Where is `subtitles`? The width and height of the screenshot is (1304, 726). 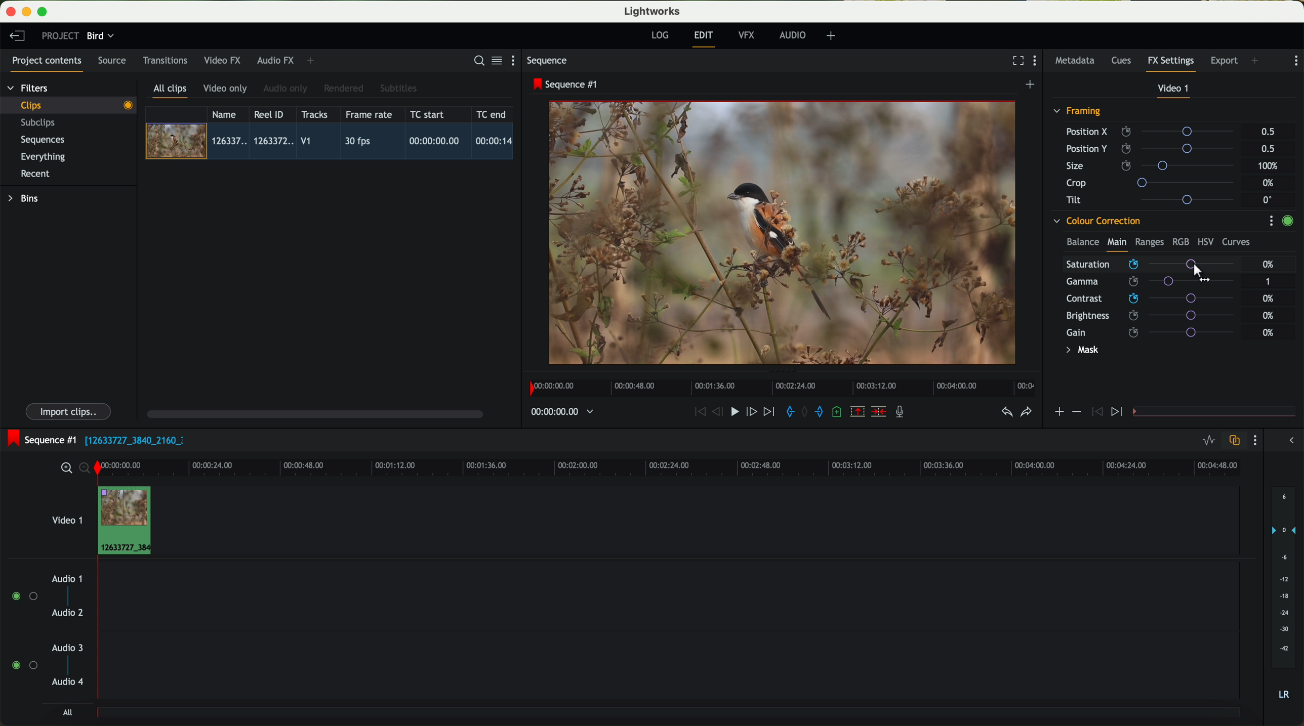
subtitles is located at coordinates (397, 89).